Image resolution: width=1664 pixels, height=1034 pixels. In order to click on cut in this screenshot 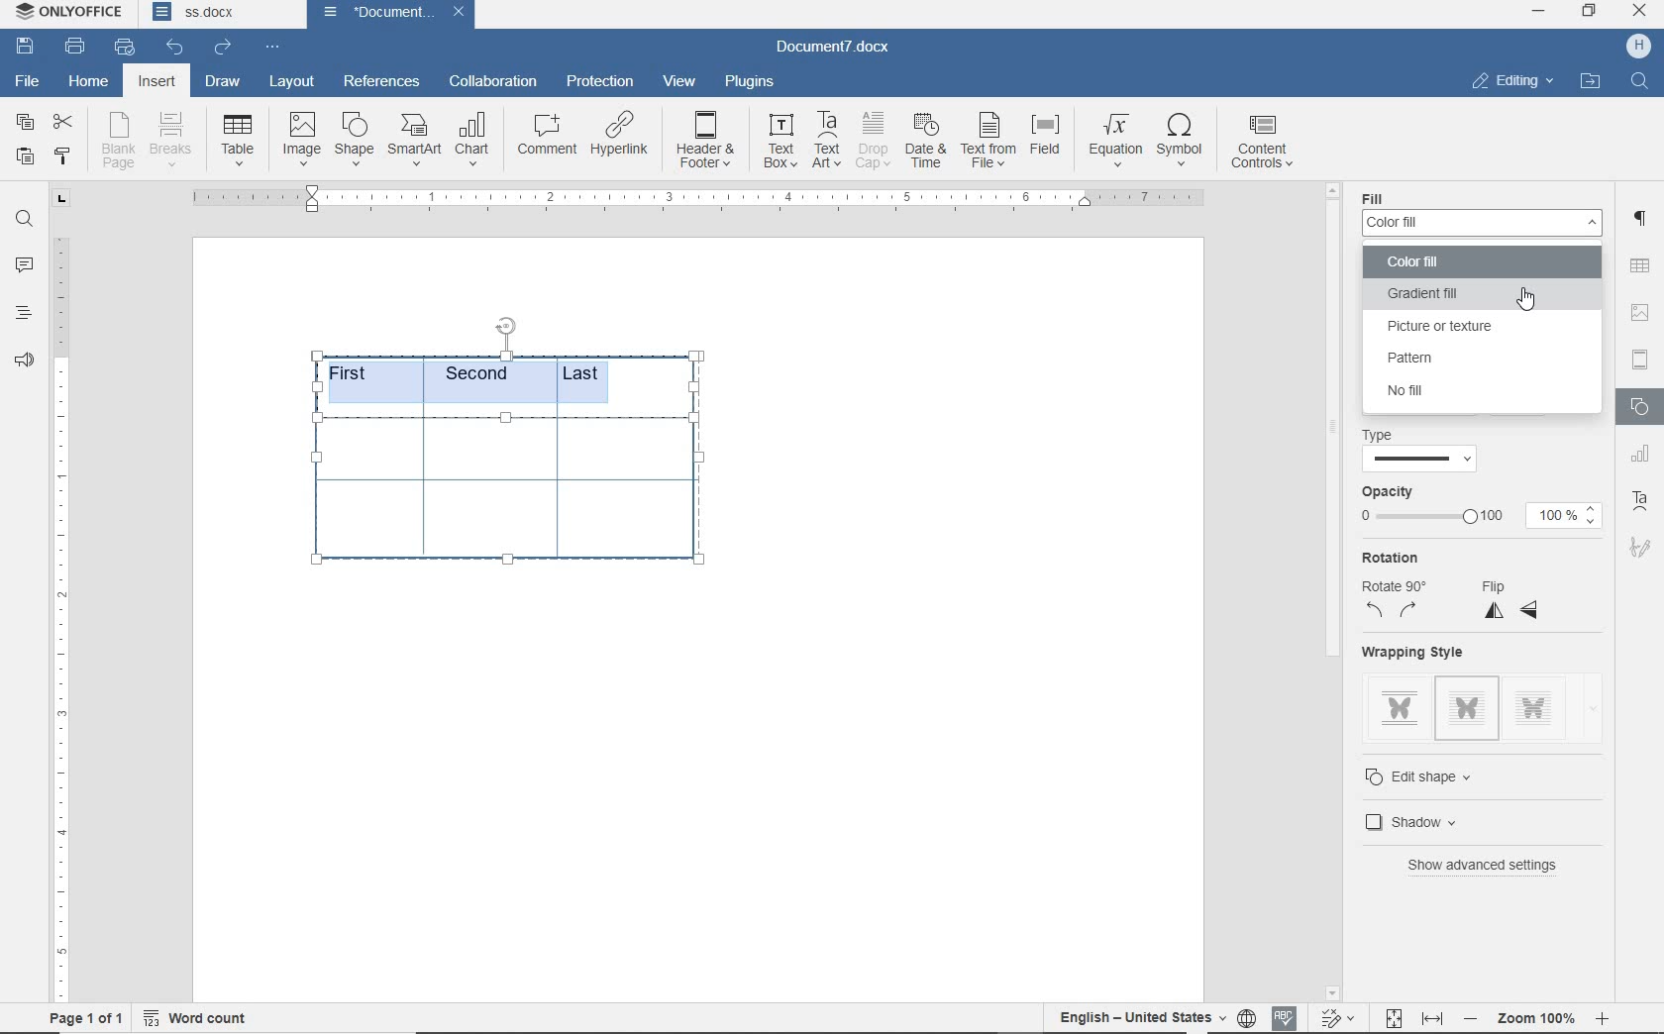, I will do `click(63, 124)`.